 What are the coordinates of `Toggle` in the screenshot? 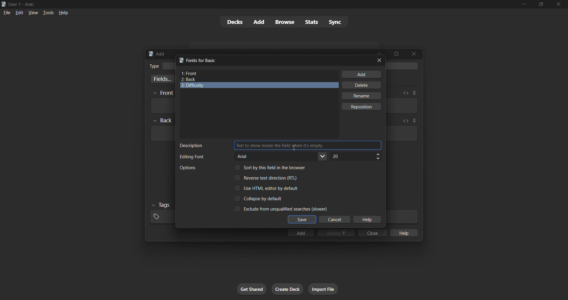 It's located at (267, 188).